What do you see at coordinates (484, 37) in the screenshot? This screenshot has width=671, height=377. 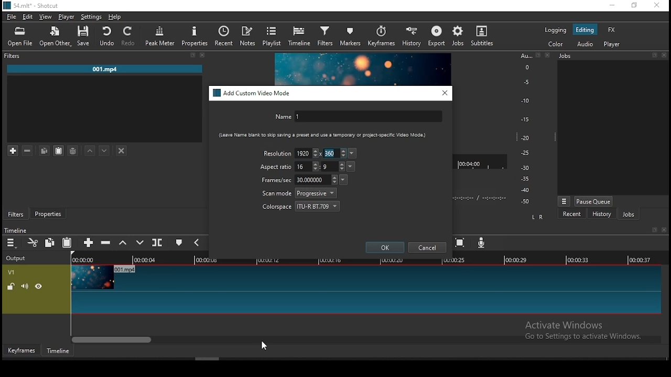 I see `subtitles` at bounding box center [484, 37].